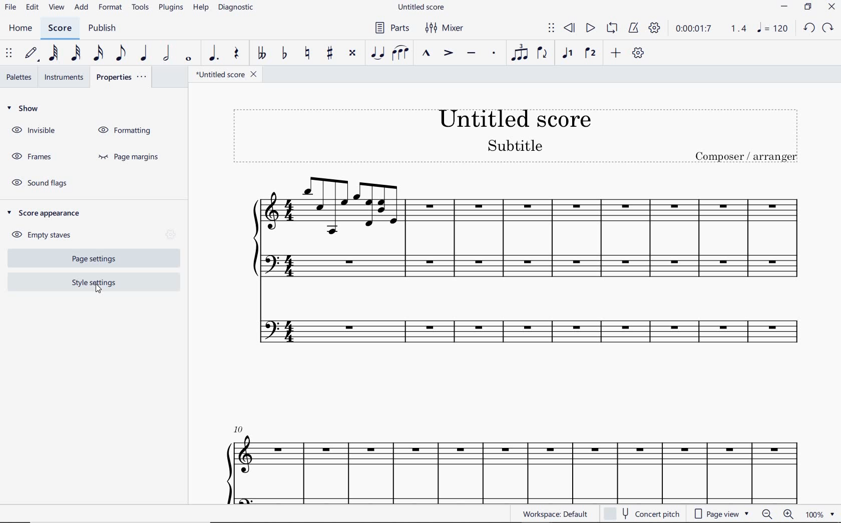  Describe the element at coordinates (284, 52) in the screenshot. I see `TOGGLE FLAT` at that location.